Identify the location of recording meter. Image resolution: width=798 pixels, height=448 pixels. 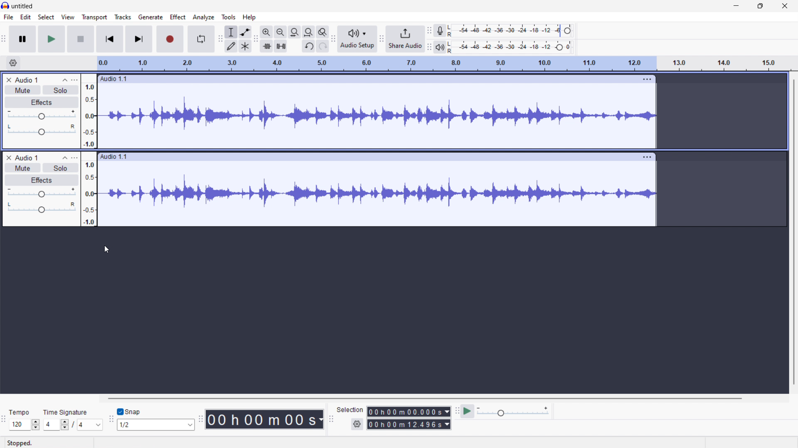
(441, 30).